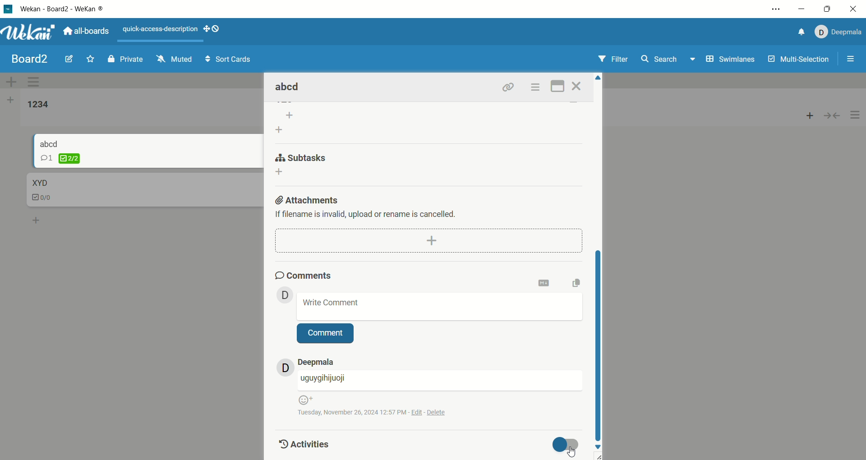  I want to click on multi-selection, so click(800, 60).